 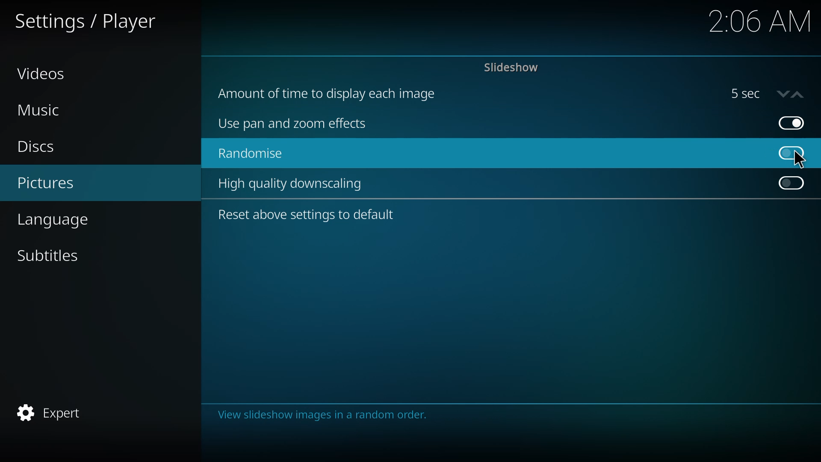 What do you see at coordinates (763, 22) in the screenshot?
I see `time` at bounding box center [763, 22].